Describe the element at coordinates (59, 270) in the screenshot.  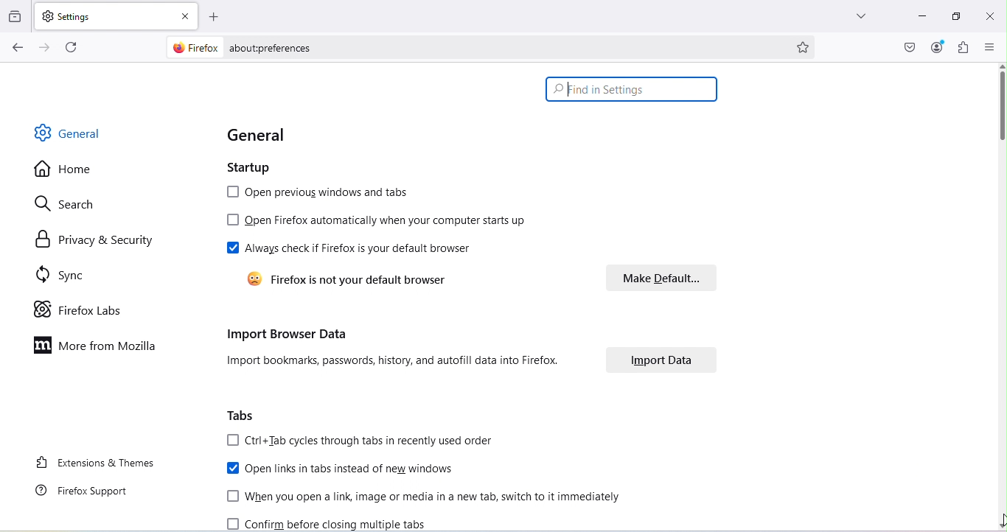
I see `Sync` at that location.